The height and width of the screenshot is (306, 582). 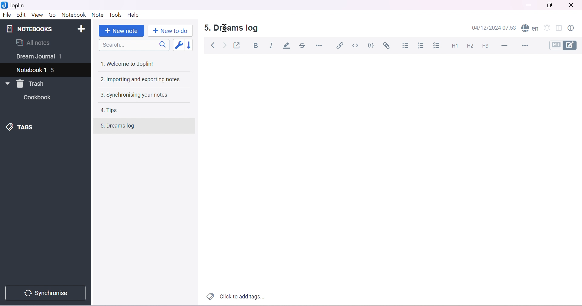 What do you see at coordinates (406, 46) in the screenshot?
I see `Bulleted list` at bounding box center [406, 46].